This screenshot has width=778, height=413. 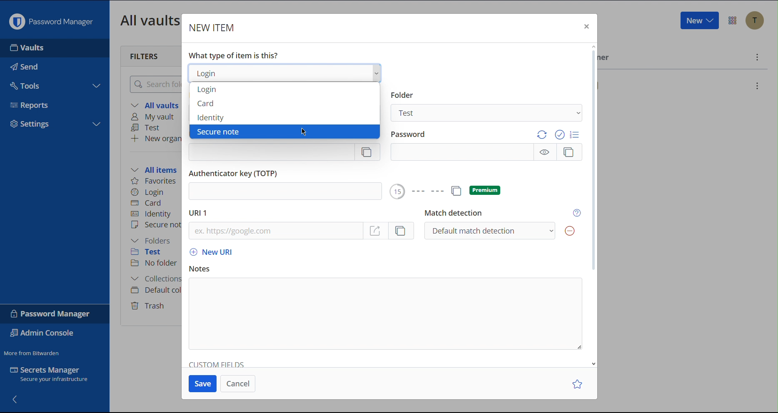 What do you see at coordinates (211, 117) in the screenshot?
I see `Identity` at bounding box center [211, 117].